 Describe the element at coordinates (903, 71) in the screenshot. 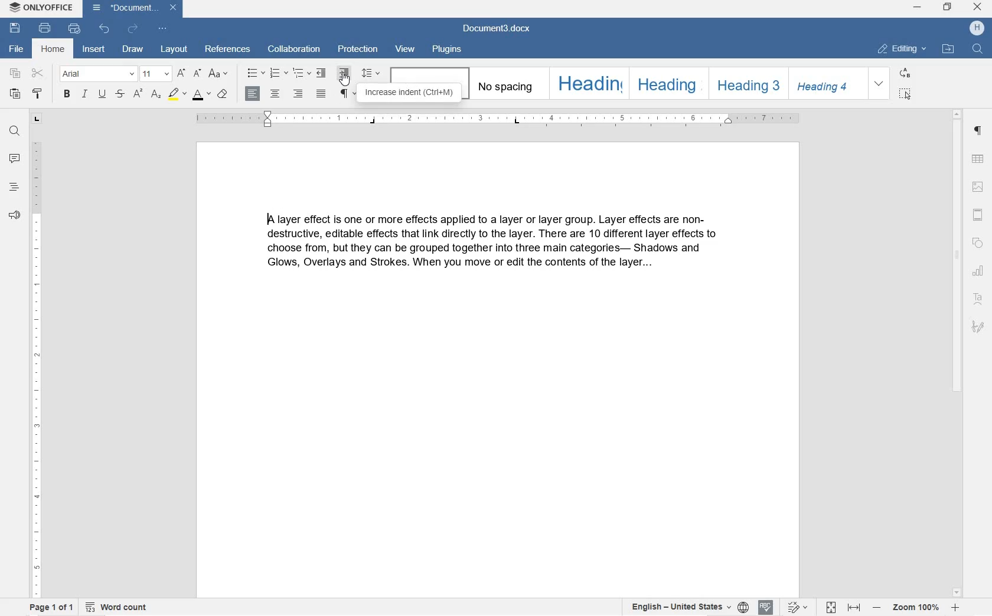

I see `REPLACE` at that location.